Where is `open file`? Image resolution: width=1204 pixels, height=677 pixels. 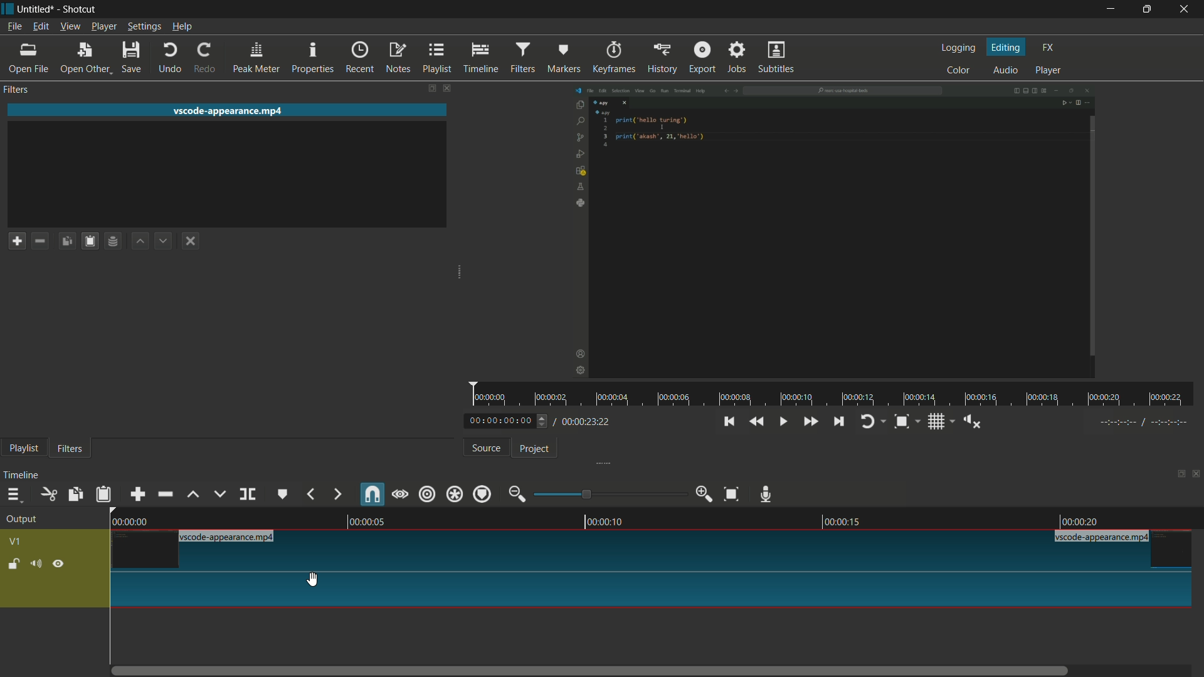 open file is located at coordinates (29, 58).